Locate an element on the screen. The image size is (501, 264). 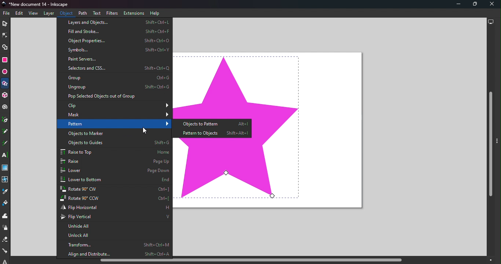
Cursor is located at coordinates (145, 133).